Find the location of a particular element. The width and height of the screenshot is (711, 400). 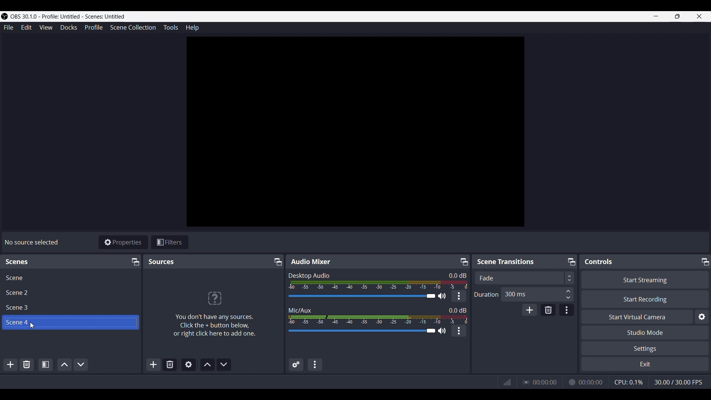

Streaming is located at coordinates (524, 383).